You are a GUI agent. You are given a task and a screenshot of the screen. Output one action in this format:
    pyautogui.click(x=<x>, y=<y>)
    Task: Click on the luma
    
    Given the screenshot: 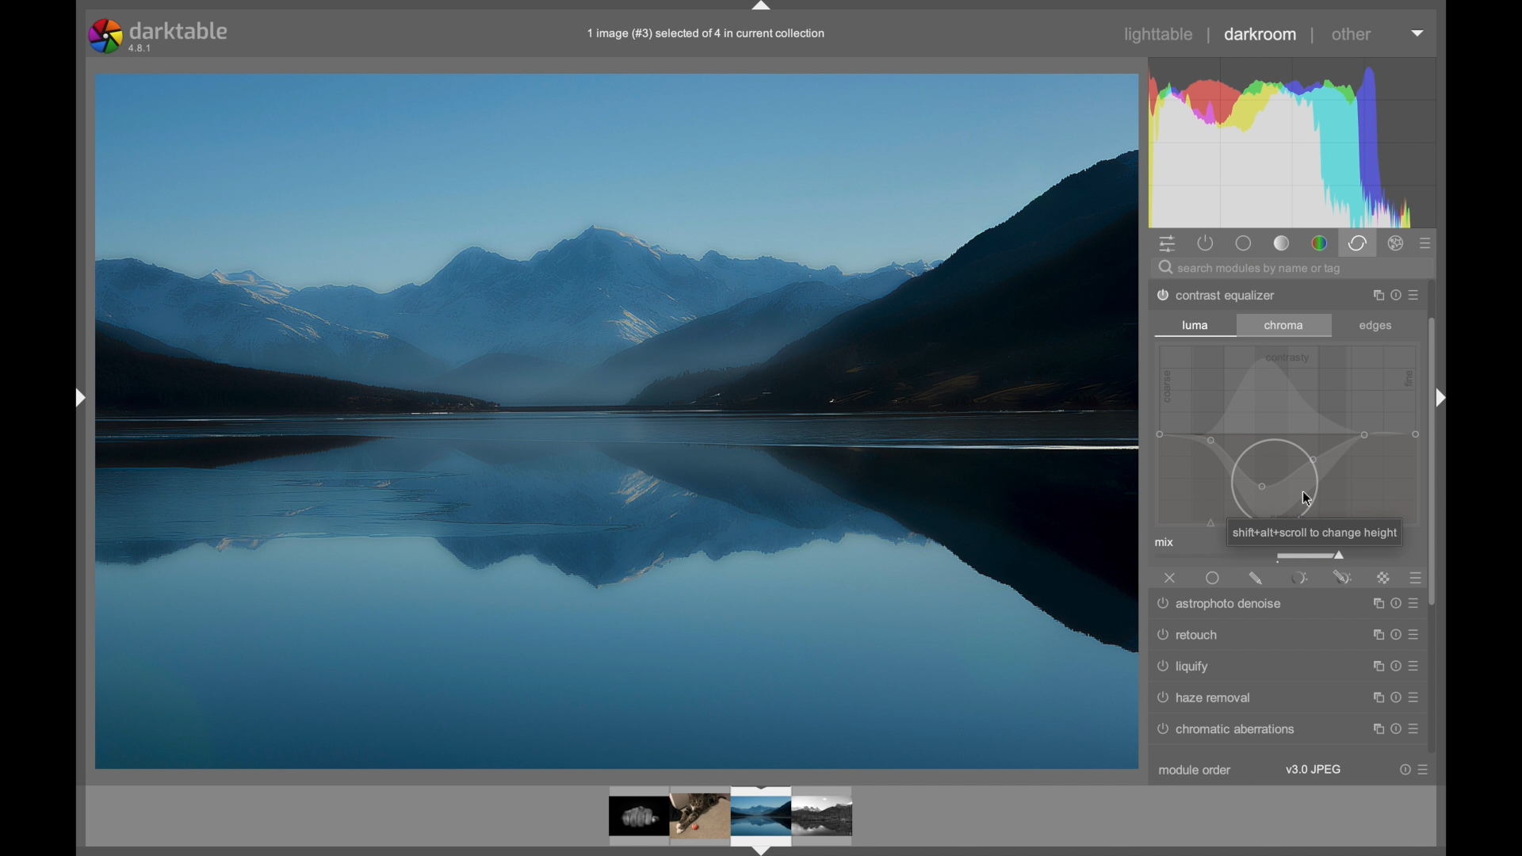 What is the action you would take?
    pyautogui.click(x=1195, y=324)
    